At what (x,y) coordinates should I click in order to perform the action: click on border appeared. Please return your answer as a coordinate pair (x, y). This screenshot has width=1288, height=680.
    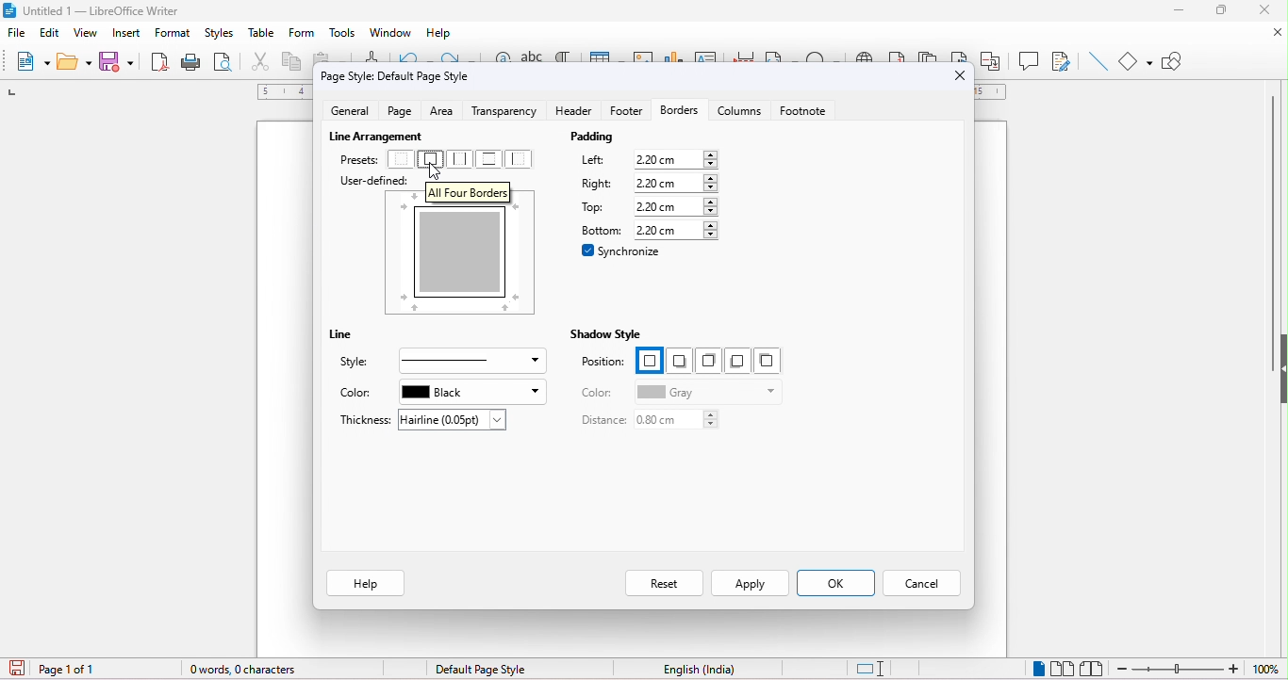
    Looking at the image, I should click on (467, 260).